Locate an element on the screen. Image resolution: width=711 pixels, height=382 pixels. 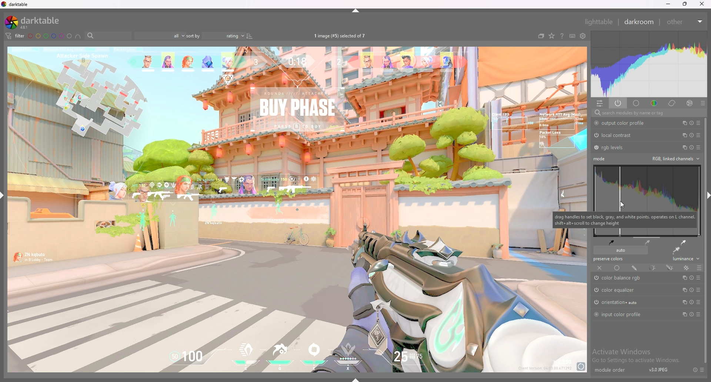
drawn and parametric mask is located at coordinates (670, 267).